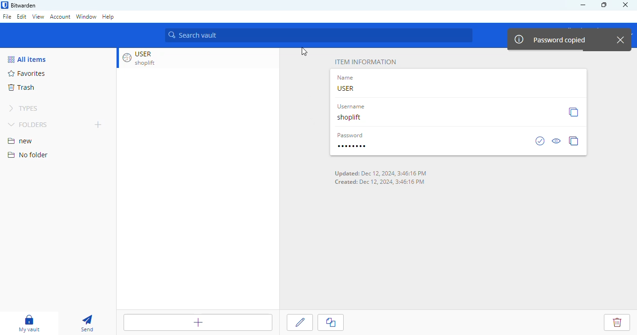 Image resolution: width=637 pixels, height=335 pixels. I want to click on add item, so click(194, 323).